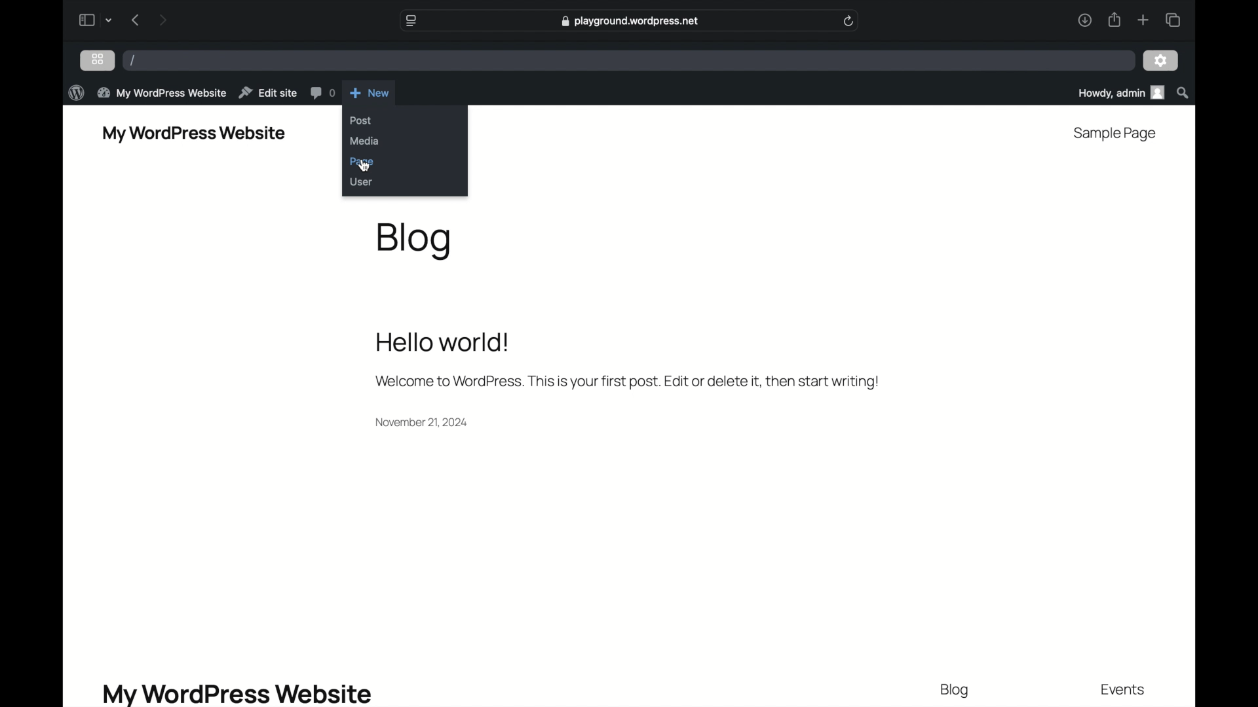  Describe the element at coordinates (364, 162) in the screenshot. I see `page` at that location.